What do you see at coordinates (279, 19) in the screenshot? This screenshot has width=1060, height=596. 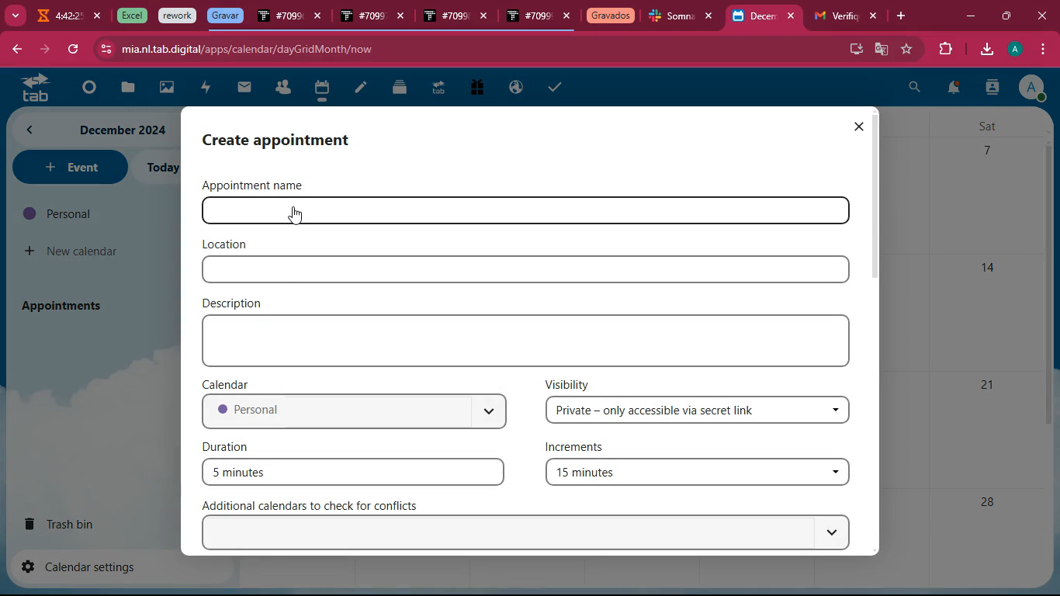 I see `tab` at bounding box center [279, 19].